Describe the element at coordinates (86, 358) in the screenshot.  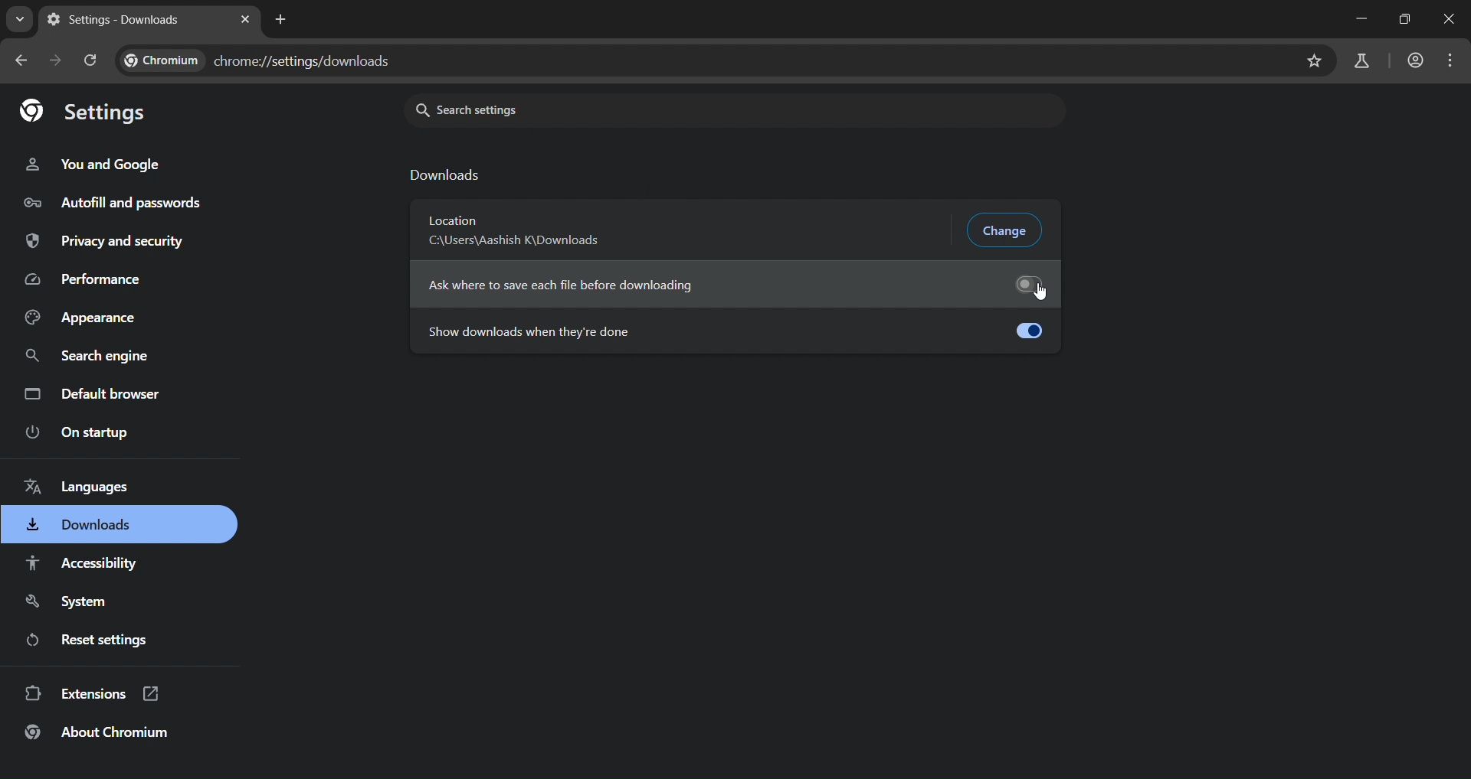
I see `search engine` at that location.